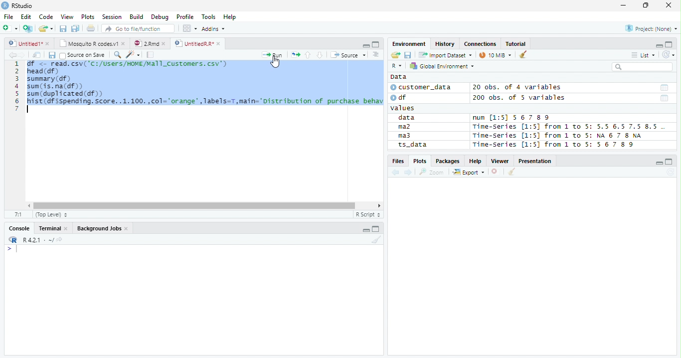  What do you see at coordinates (37, 239) in the screenshot?
I see `R 4.2.1 ~/` at bounding box center [37, 239].